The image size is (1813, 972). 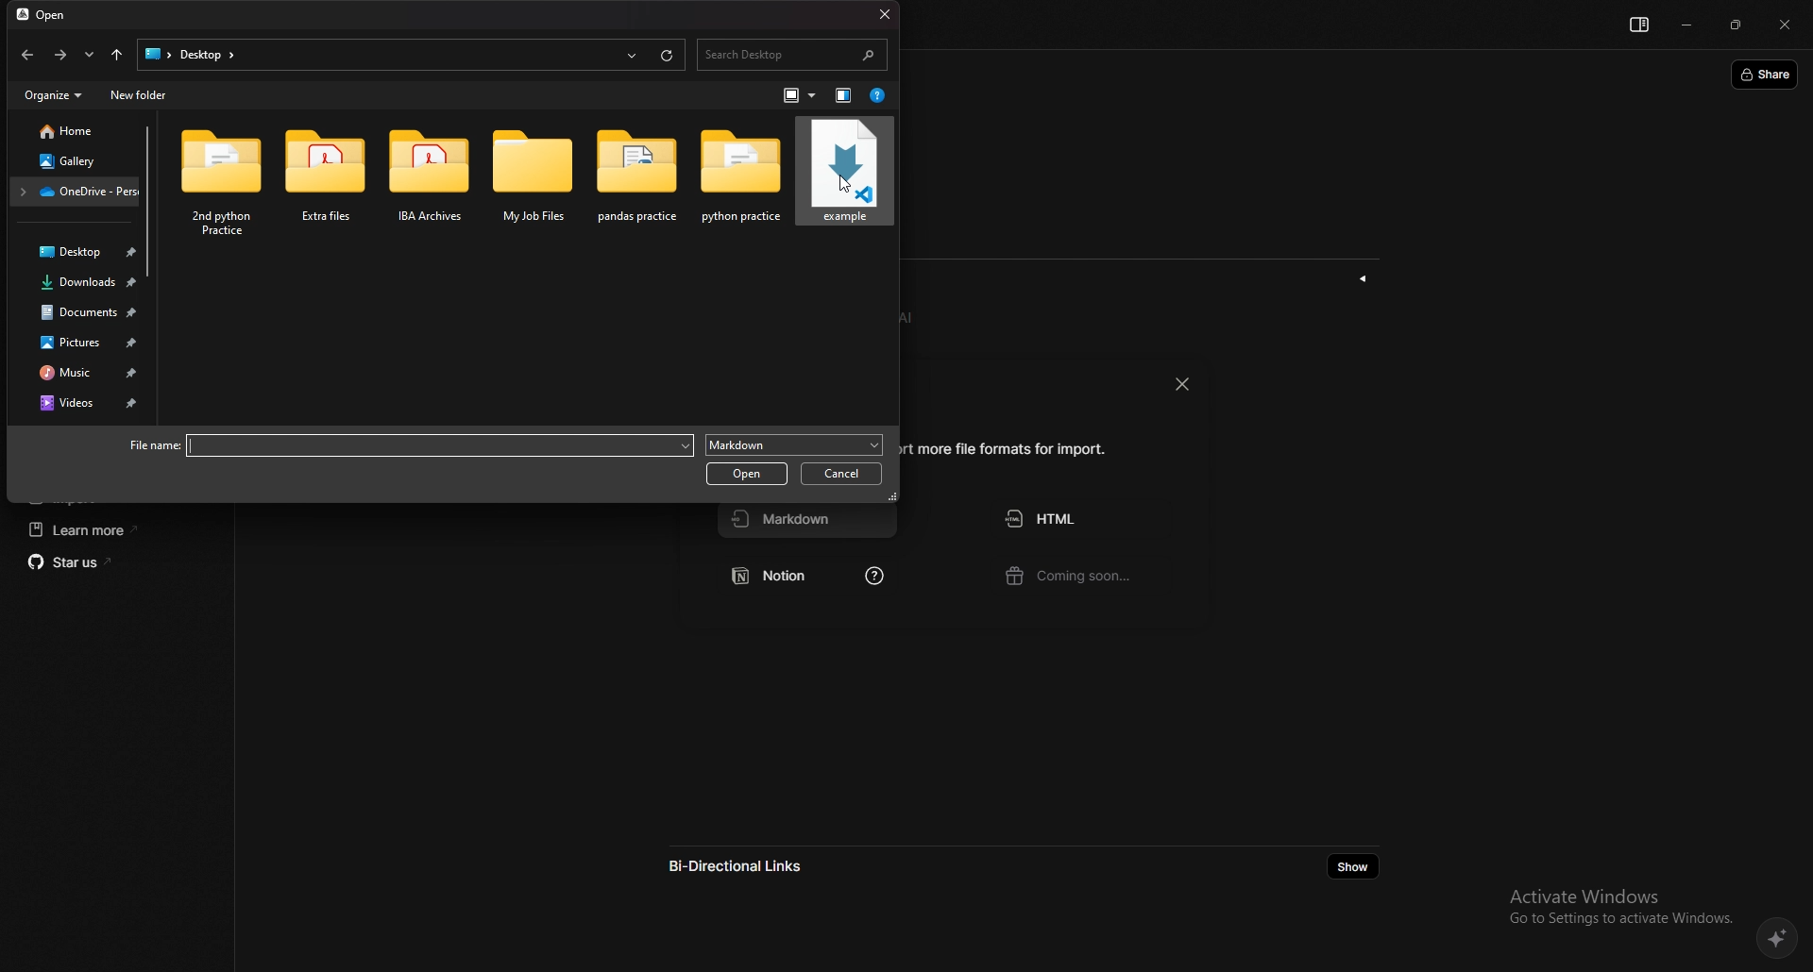 I want to click on videos, so click(x=79, y=405).